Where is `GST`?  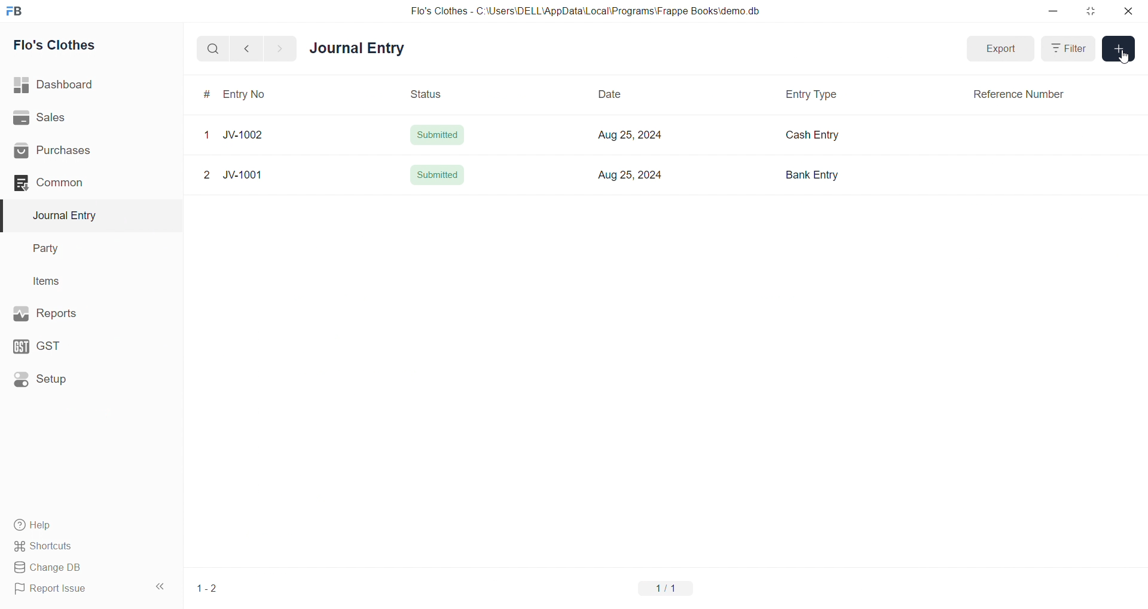 GST is located at coordinates (83, 343).